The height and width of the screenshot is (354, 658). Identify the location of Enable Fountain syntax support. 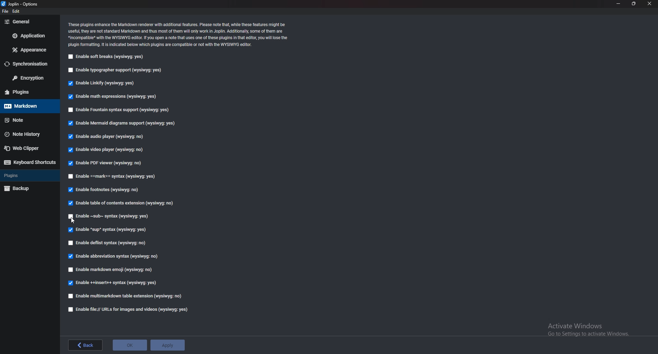
(121, 110).